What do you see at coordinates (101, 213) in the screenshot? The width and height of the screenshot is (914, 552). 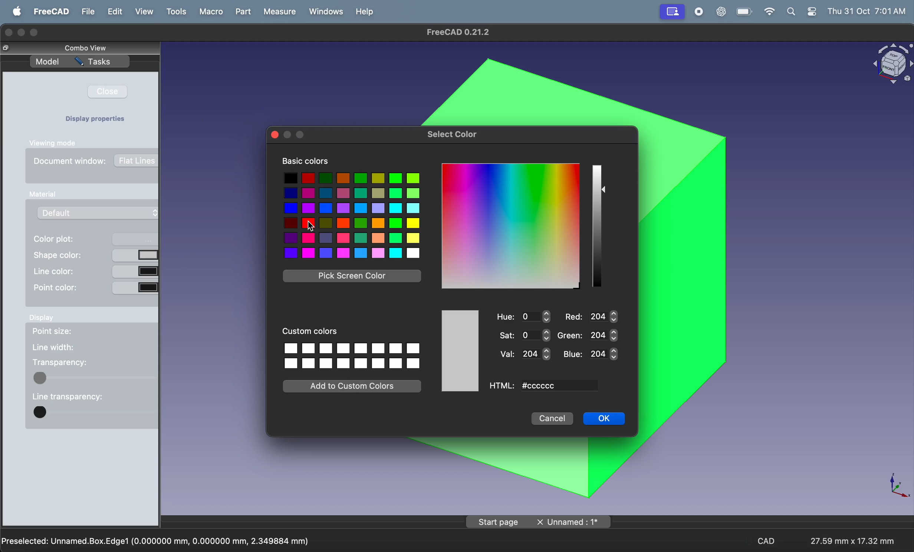 I see `default` at bounding box center [101, 213].